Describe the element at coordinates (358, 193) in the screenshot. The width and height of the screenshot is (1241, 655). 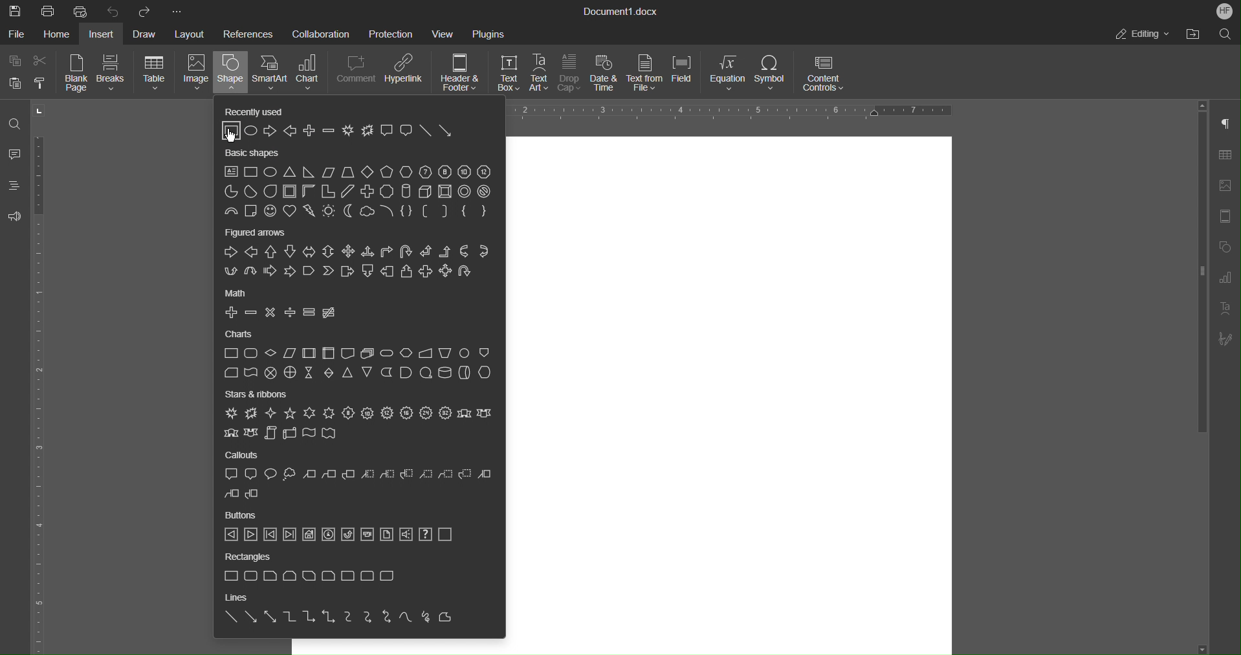
I see `Basic Shapes ` at that location.